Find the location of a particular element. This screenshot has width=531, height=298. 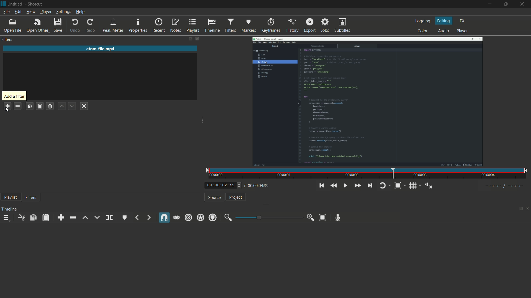

maximize is located at coordinates (505, 4).